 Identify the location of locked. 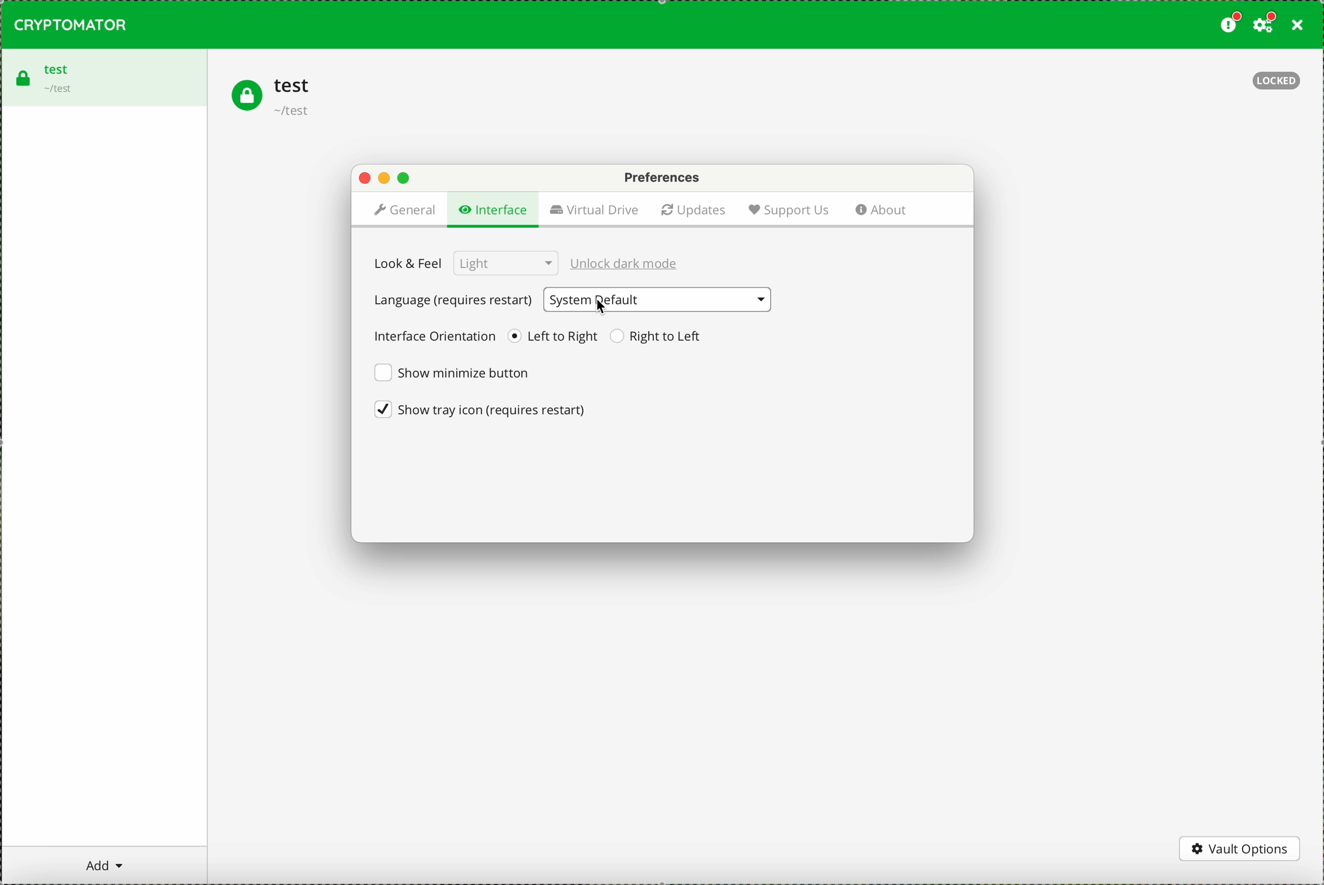
(1277, 81).